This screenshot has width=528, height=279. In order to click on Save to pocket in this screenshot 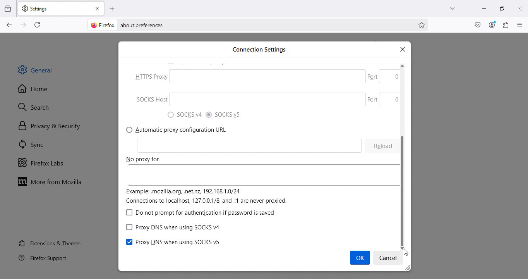, I will do `click(478, 25)`.